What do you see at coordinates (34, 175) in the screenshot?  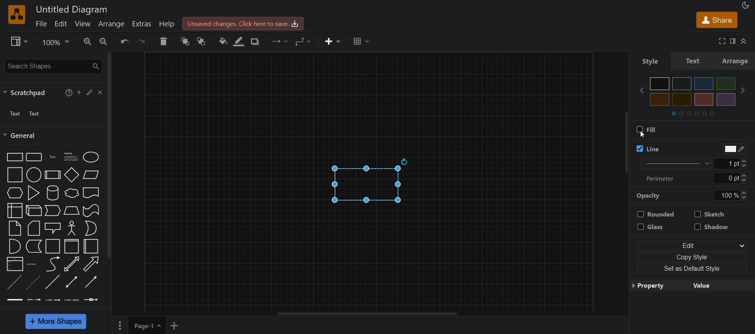 I see `circle` at bounding box center [34, 175].